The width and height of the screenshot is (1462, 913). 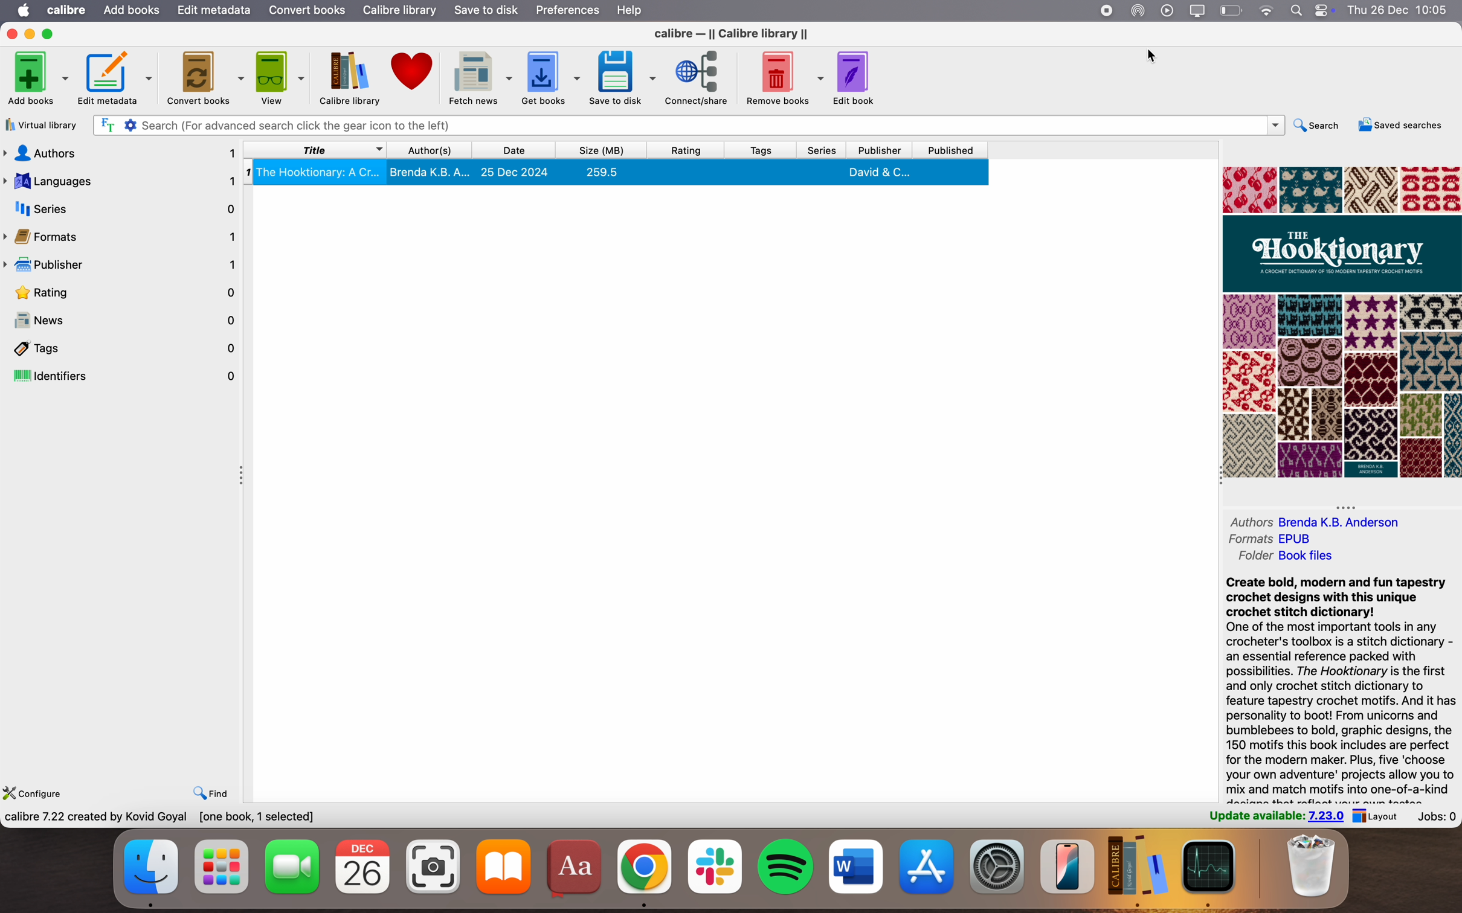 I want to click on add books, so click(x=132, y=10).